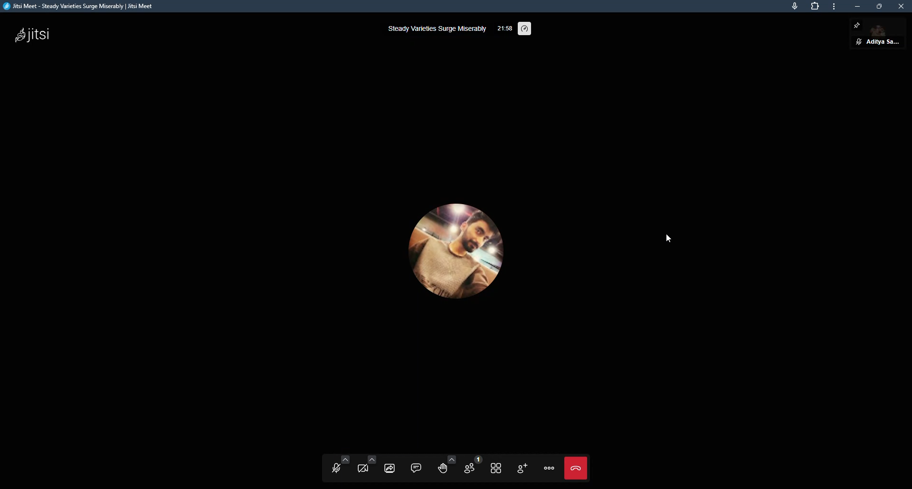 Image resolution: width=912 pixels, height=489 pixels. What do you see at coordinates (883, 43) in the screenshot?
I see `profile` at bounding box center [883, 43].